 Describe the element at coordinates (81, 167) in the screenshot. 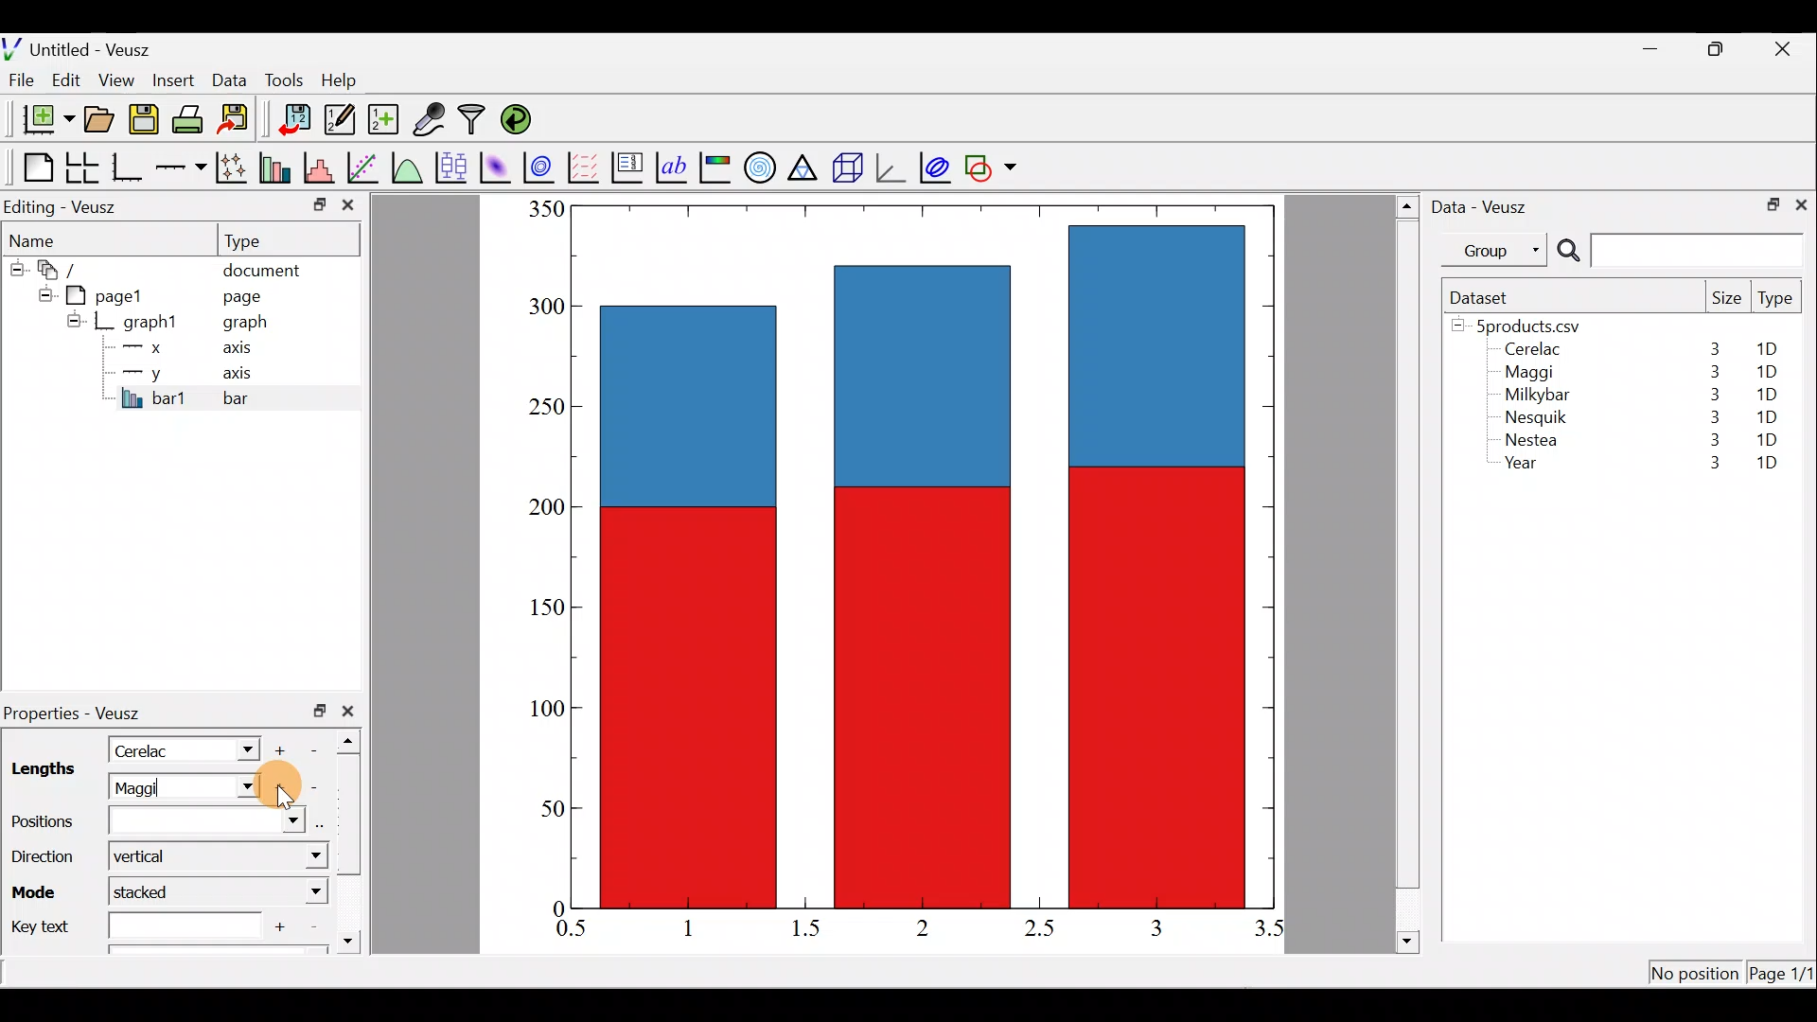

I see `Arrange graphs in a grid` at that location.